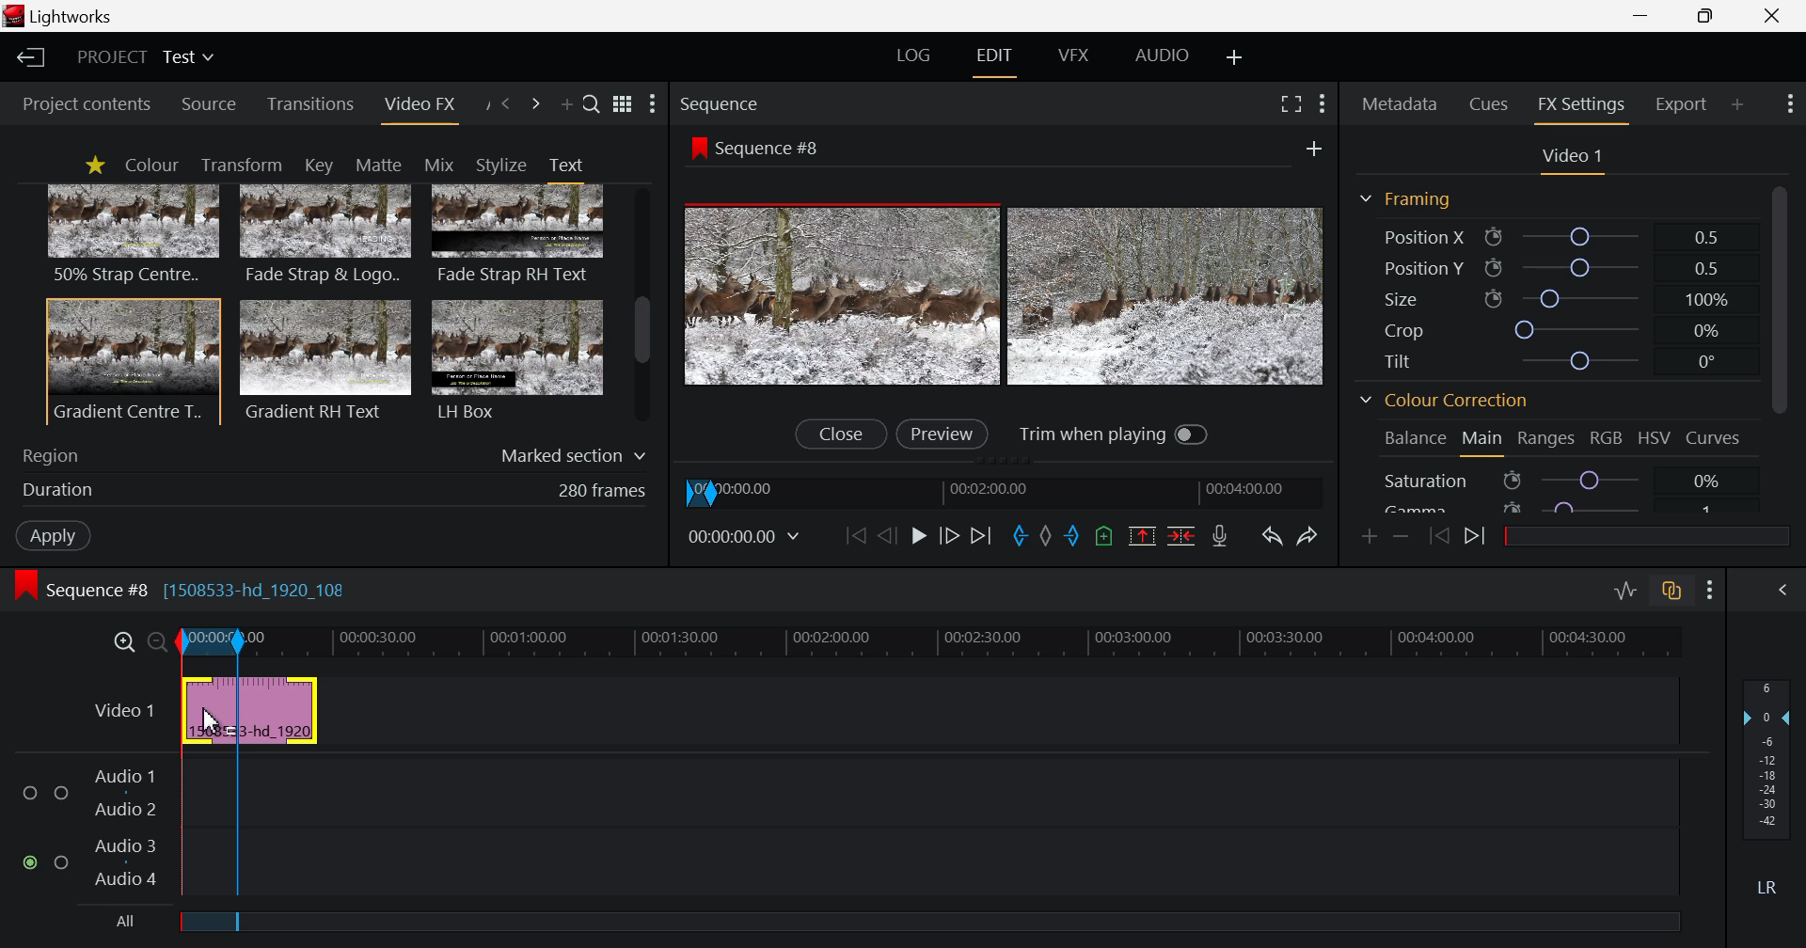 The height and width of the screenshot is (948, 1806). Describe the element at coordinates (1554, 330) in the screenshot. I see `Crop` at that location.